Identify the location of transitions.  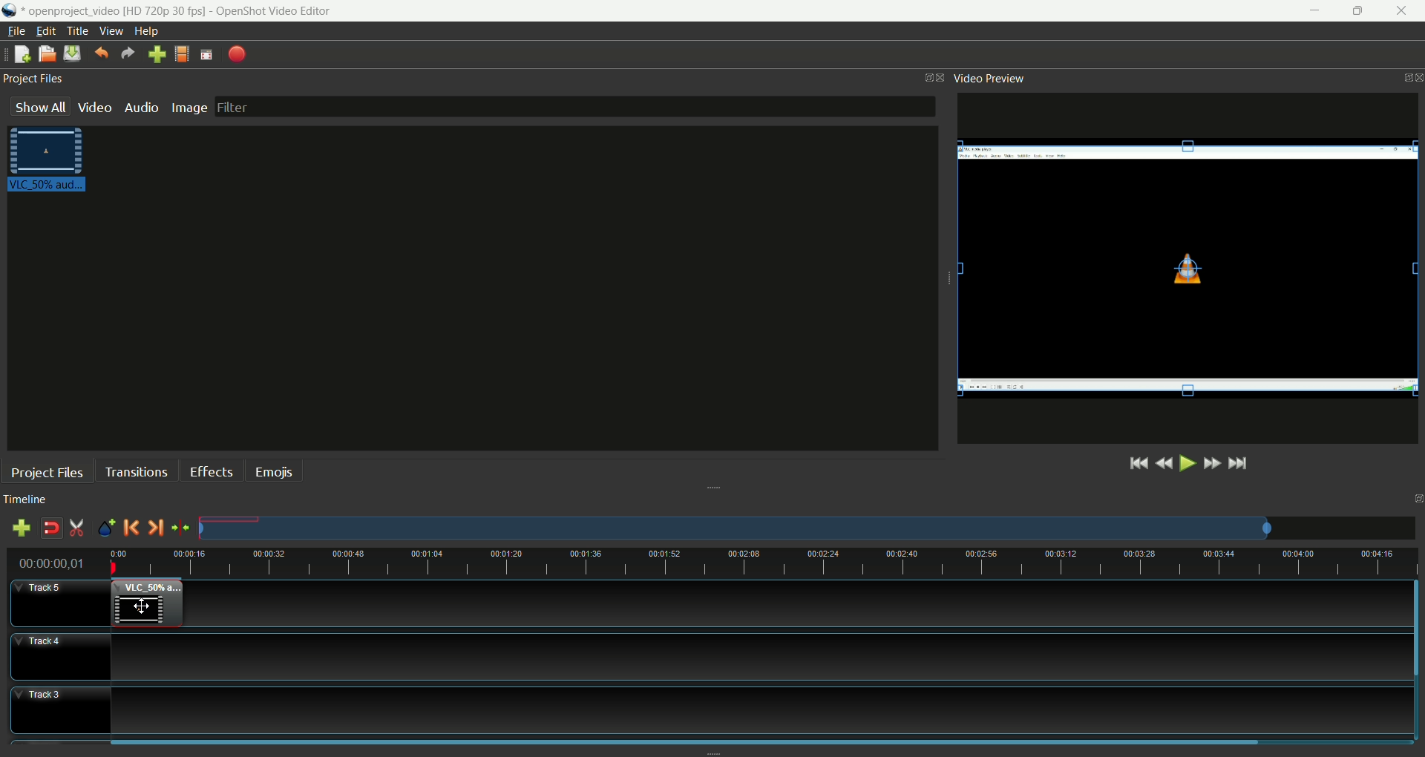
(134, 470).